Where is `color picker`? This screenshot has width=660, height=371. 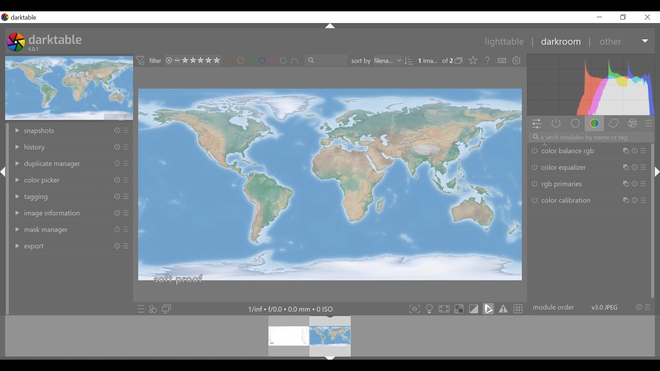
color picker is located at coordinates (48, 180).